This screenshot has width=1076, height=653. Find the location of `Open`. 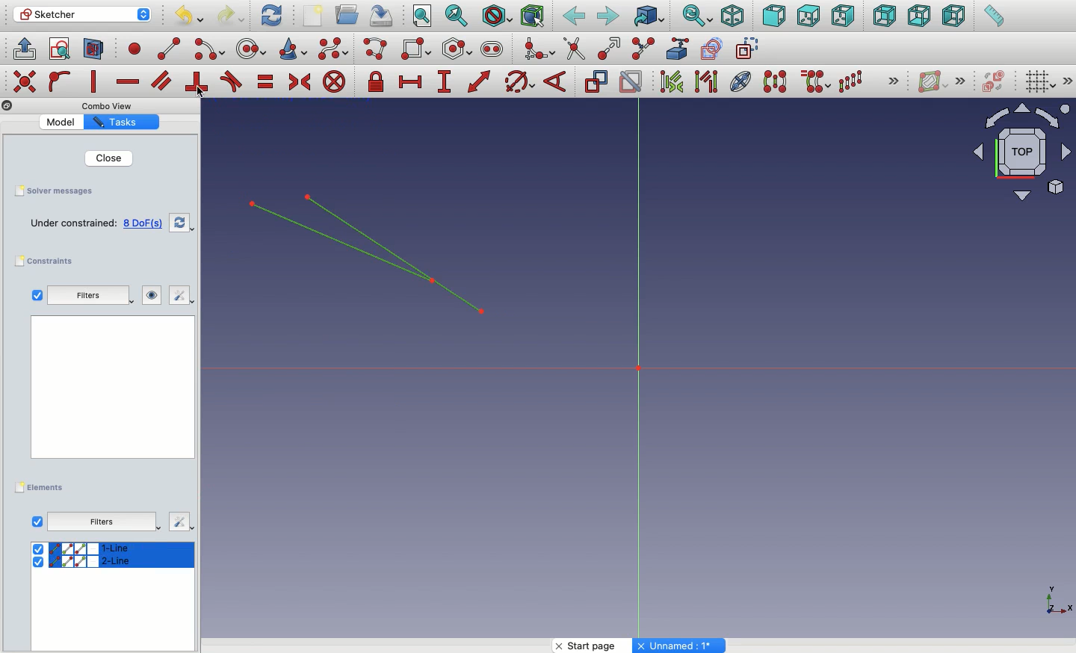

Open is located at coordinates (349, 14).